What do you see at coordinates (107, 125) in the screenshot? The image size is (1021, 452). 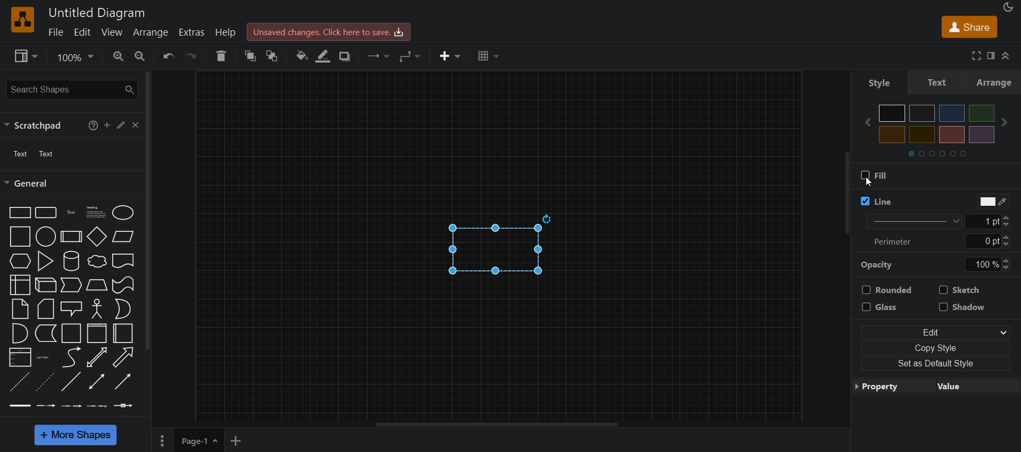 I see `add` at bounding box center [107, 125].